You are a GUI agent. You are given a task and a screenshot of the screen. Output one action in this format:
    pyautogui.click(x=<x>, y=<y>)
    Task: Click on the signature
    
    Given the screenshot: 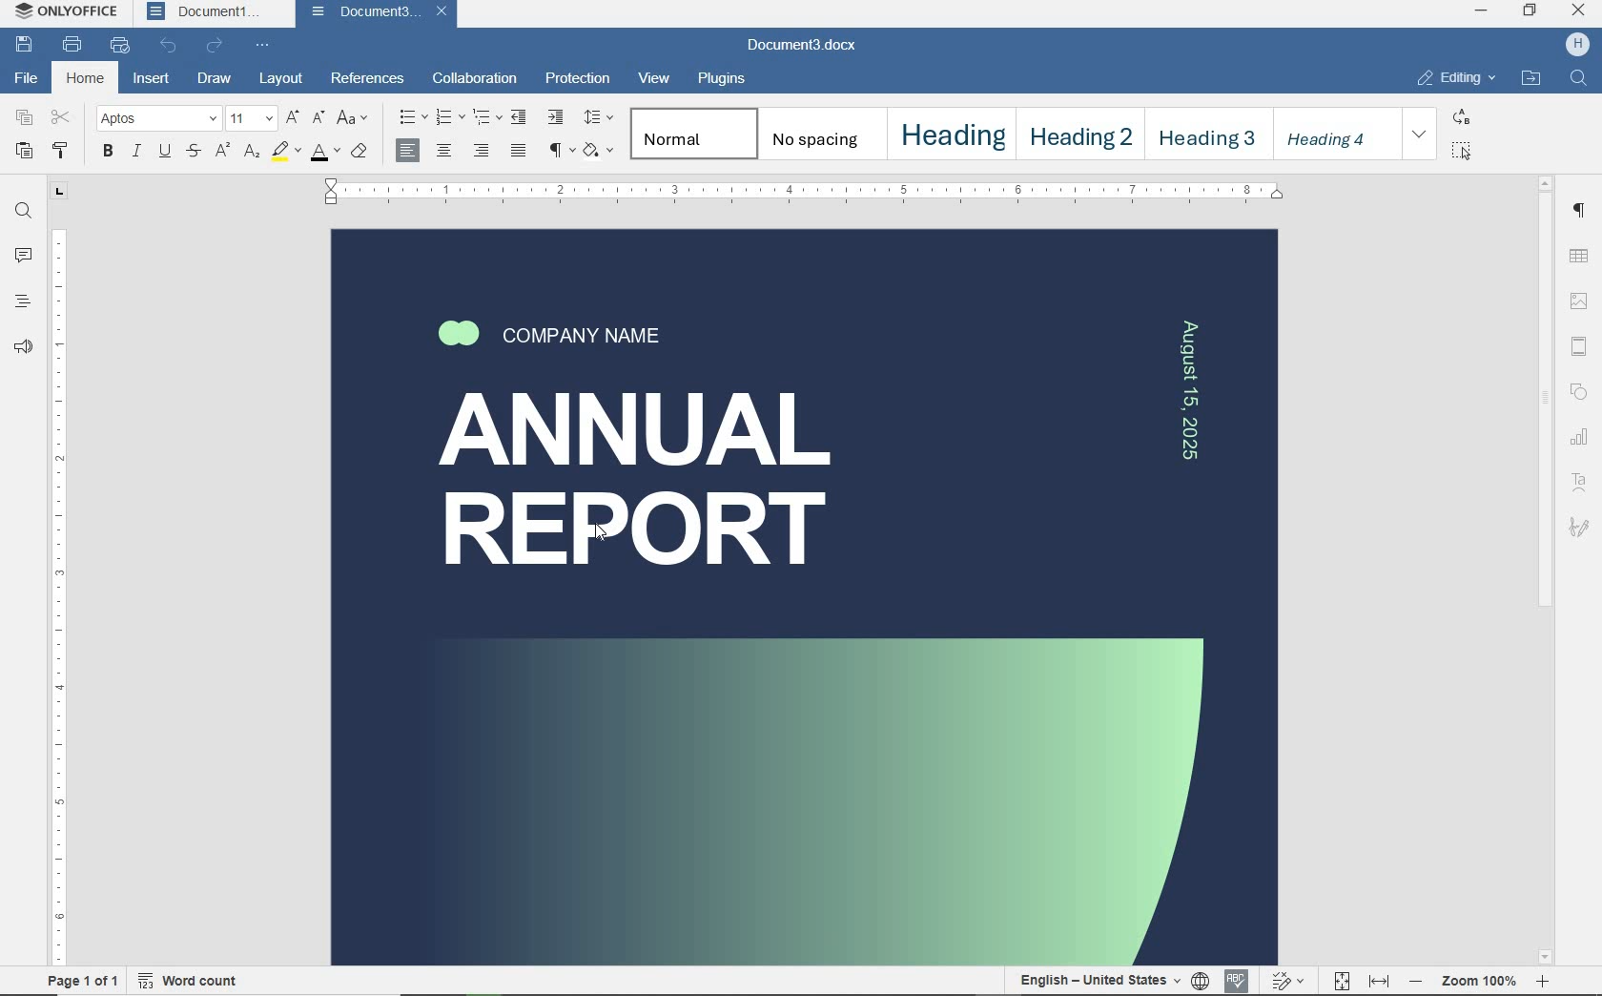 What is the action you would take?
    pyautogui.click(x=1580, y=528)
    